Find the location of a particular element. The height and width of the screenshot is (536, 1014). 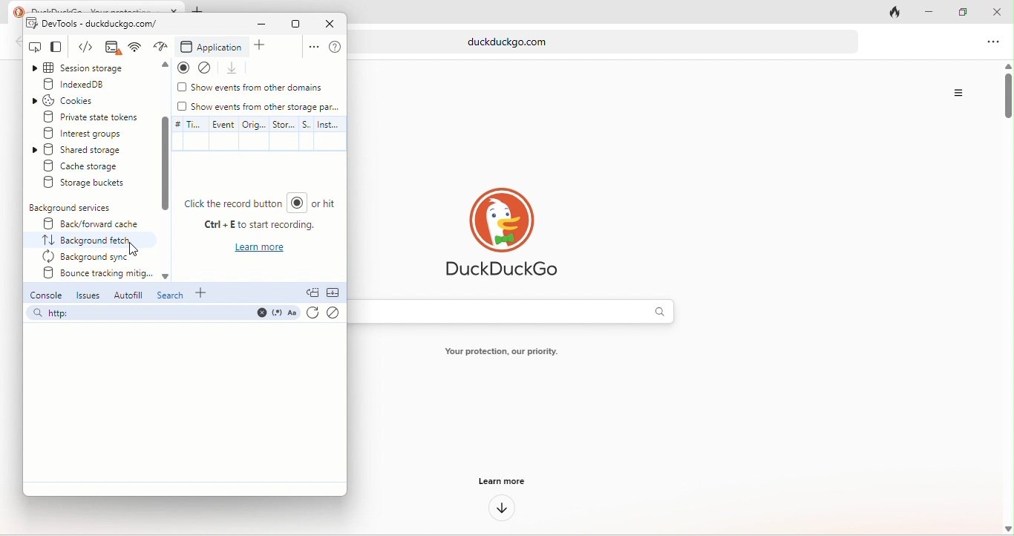

clear is located at coordinates (209, 67).